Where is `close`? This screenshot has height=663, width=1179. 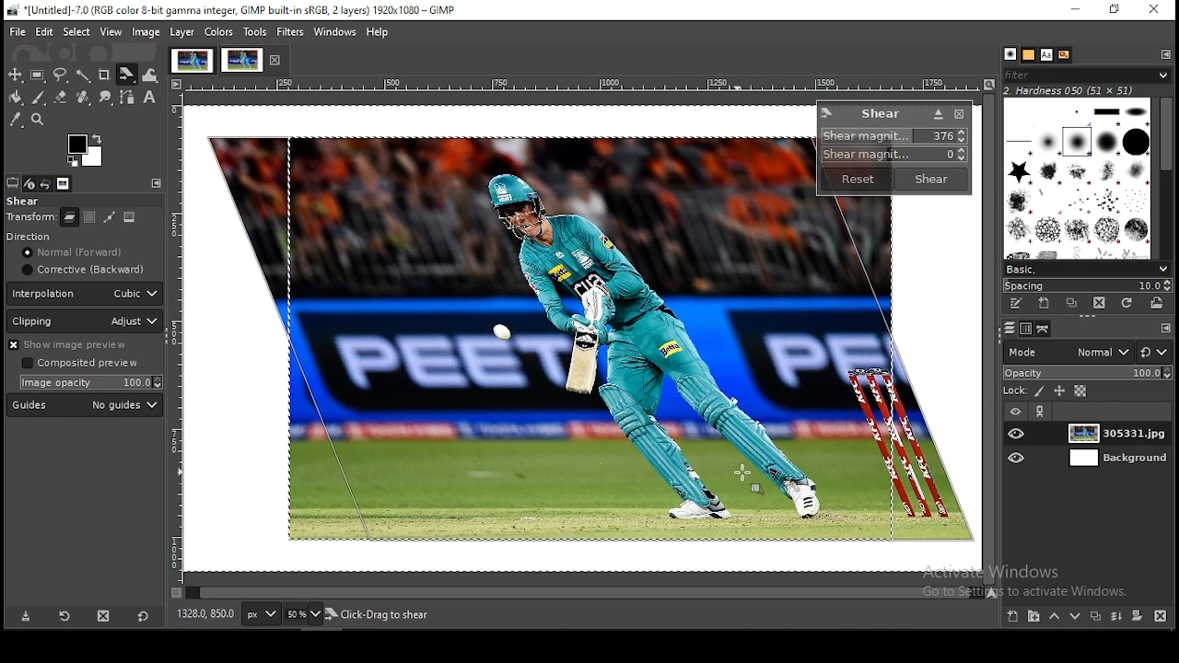 close is located at coordinates (959, 116).